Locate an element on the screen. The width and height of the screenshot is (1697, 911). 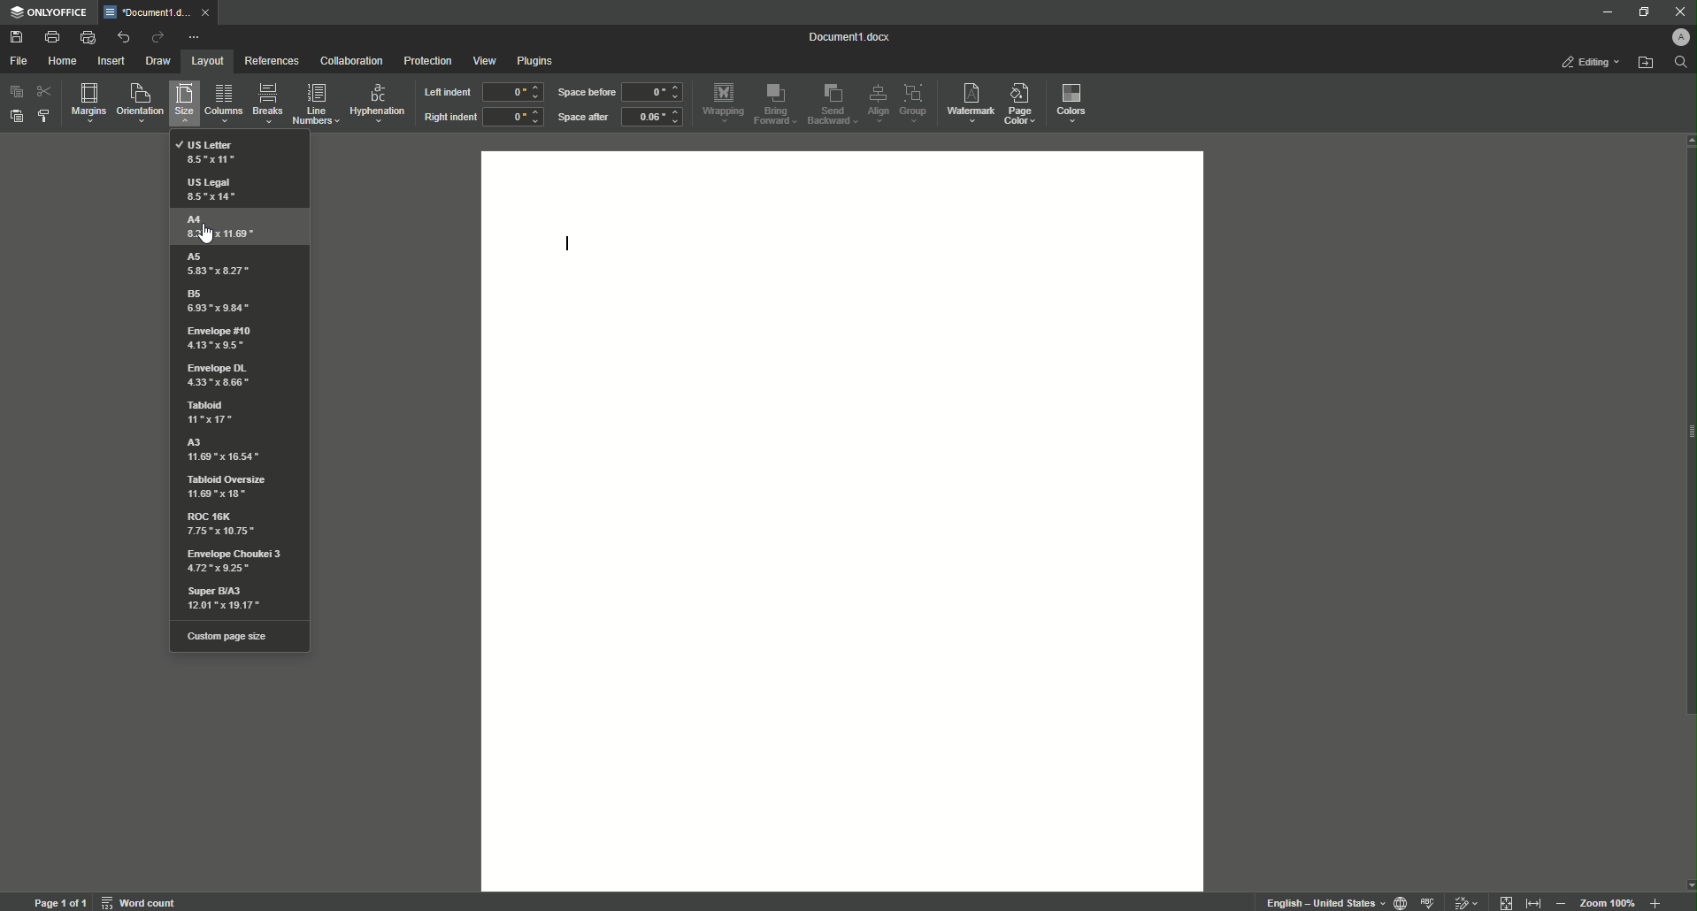
Columns is located at coordinates (224, 105).